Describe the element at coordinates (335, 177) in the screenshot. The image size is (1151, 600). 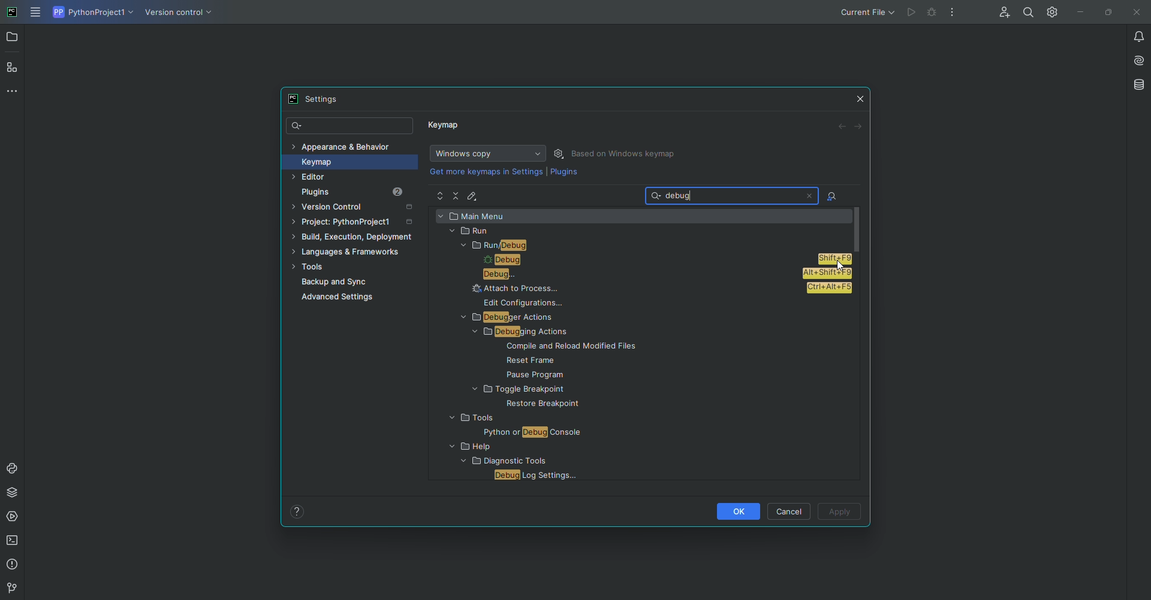
I see `Editor` at that location.